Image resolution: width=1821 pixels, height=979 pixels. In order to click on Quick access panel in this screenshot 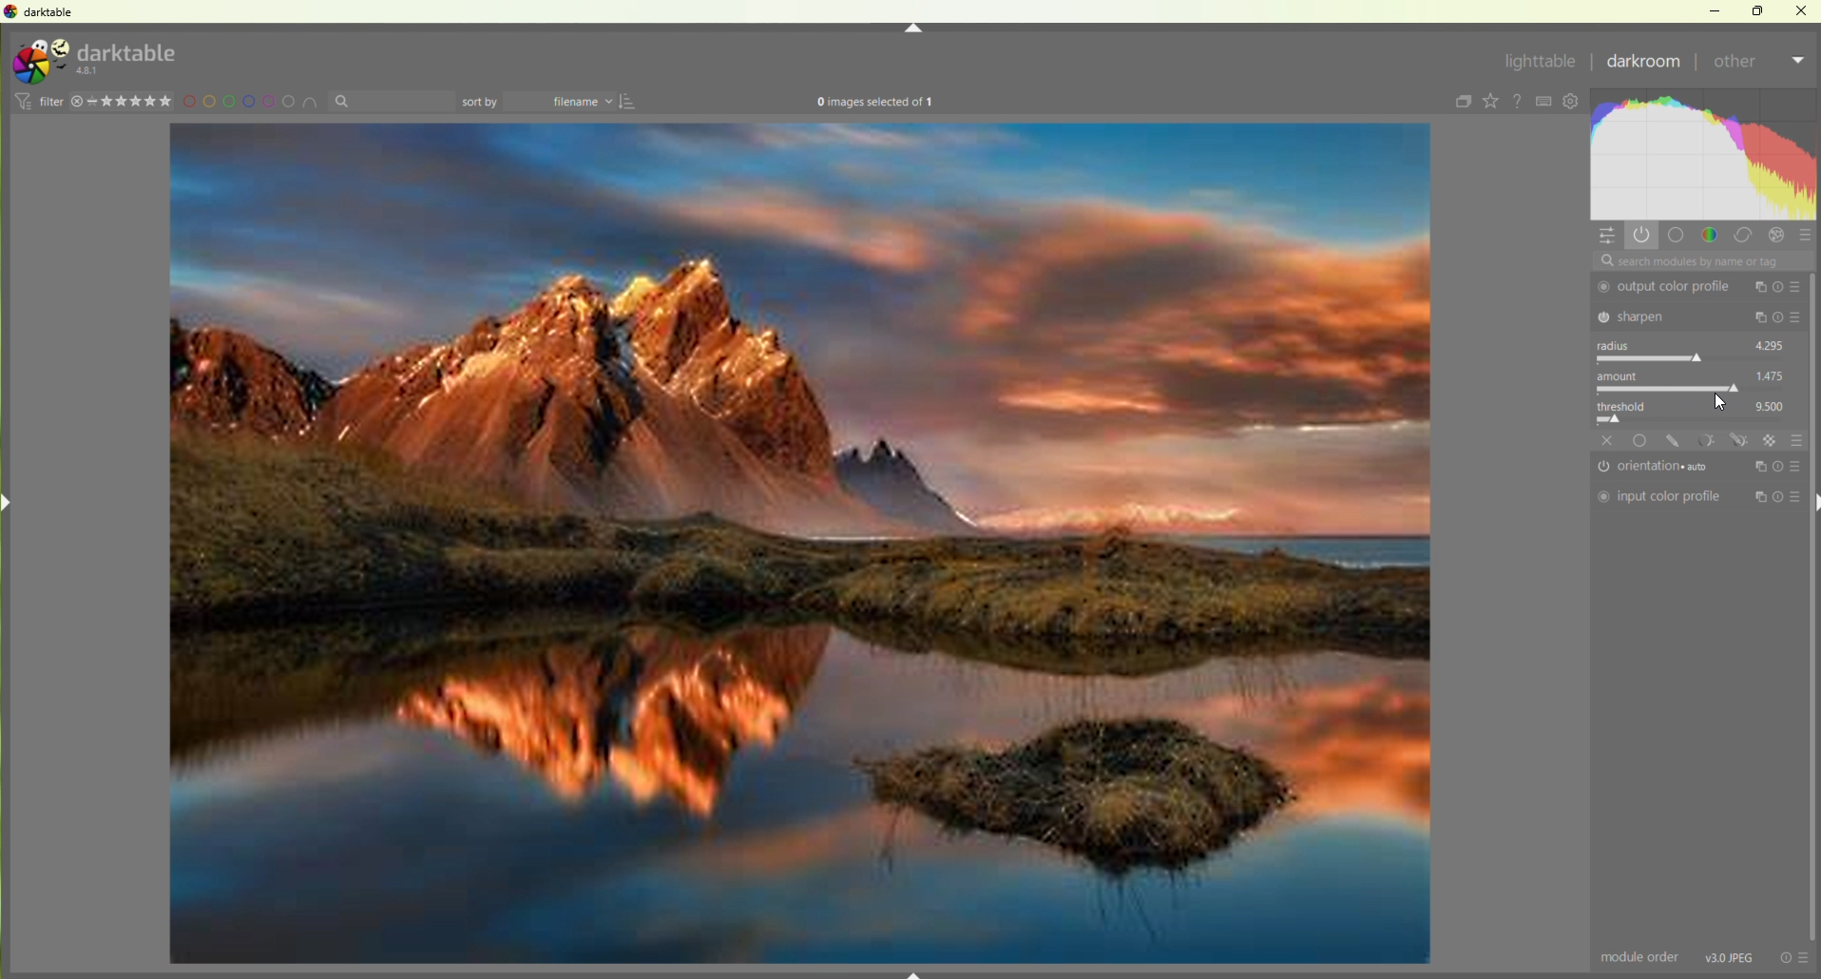, I will do `click(1608, 237)`.